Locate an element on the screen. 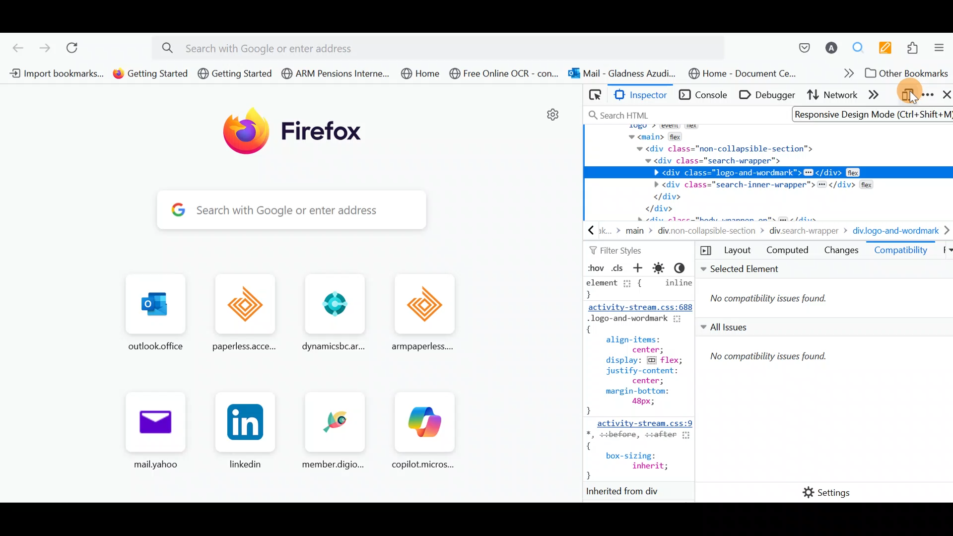 This screenshot has width=953, height=536. Filter styles is located at coordinates (619, 251).